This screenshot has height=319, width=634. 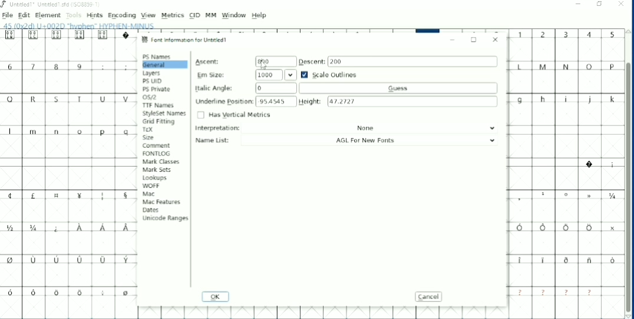 What do you see at coordinates (83, 25) in the screenshot?
I see `Letter info` at bounding box center [83, 25].